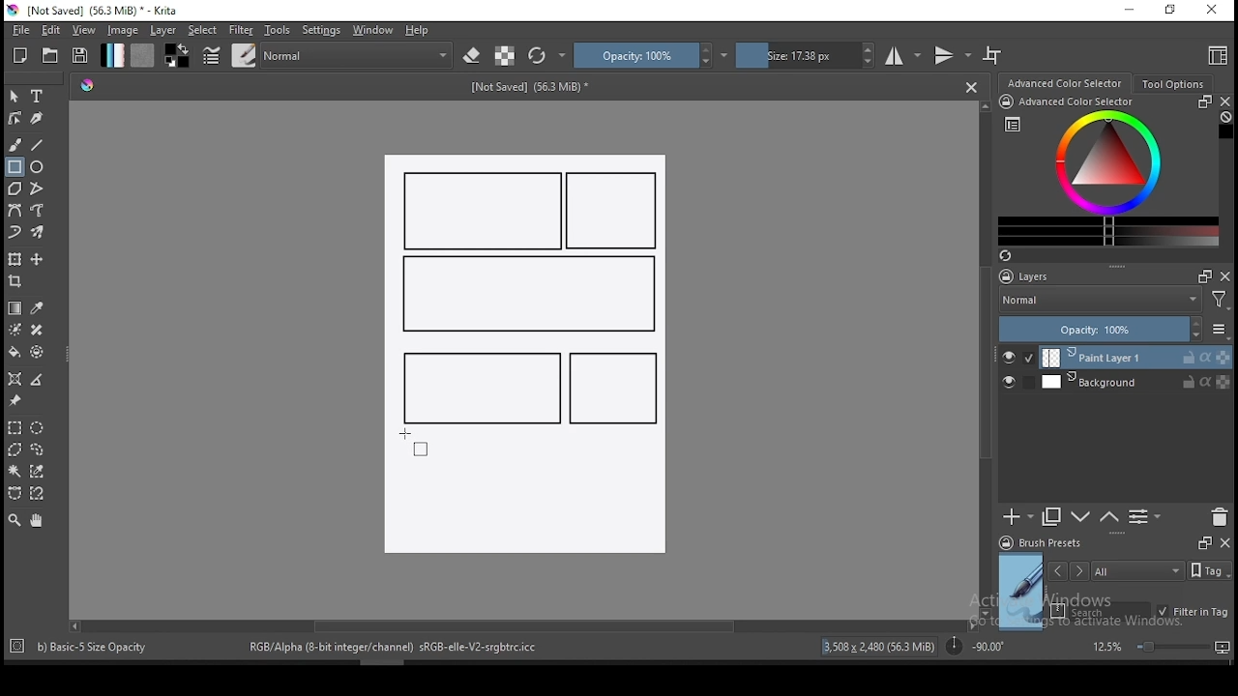 The width and height of the screenshot is (1238, 696). Describe the element at coordinates (1101, 611) in the screenshot. I see `search` at that location.